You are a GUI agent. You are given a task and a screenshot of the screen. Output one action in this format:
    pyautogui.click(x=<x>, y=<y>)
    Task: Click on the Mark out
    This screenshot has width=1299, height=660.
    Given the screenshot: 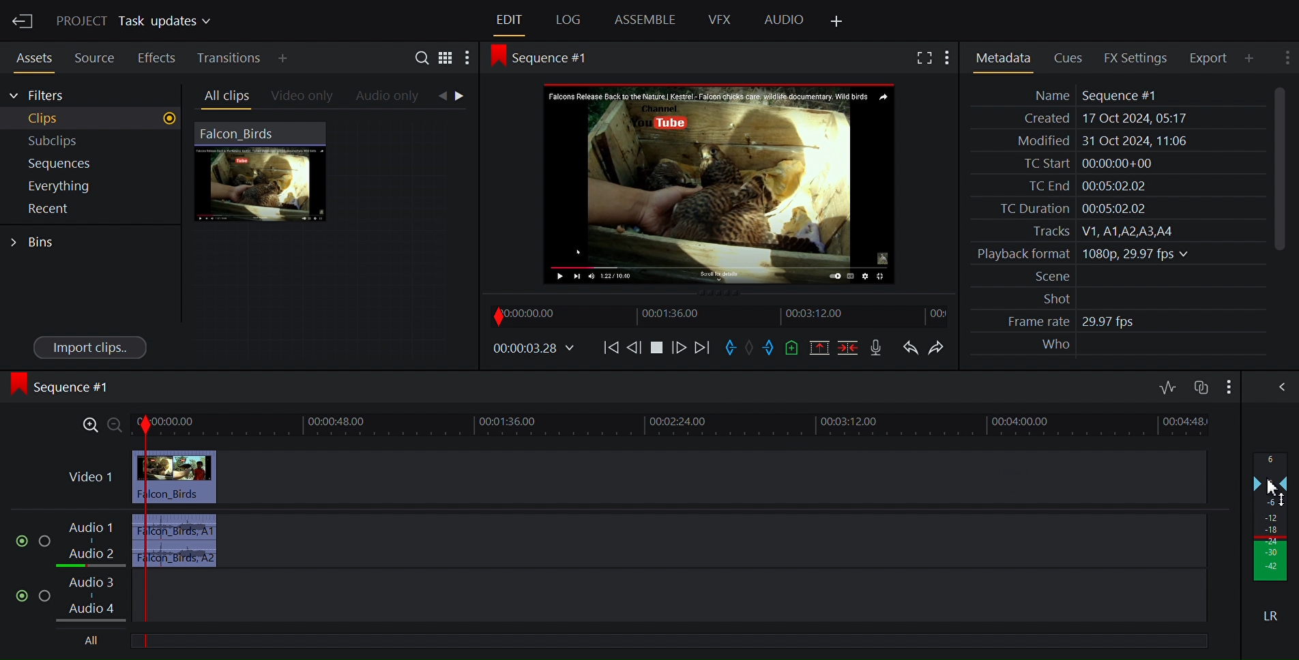 What is the action you would take?
    pyautogui.click(x=770, y=348)
    